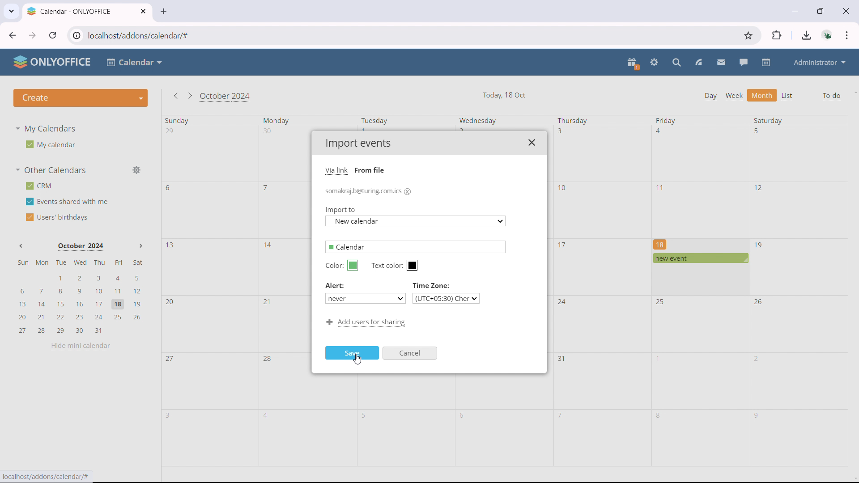 Image resolution: width=859 pixels, height=483 pixels. I want to click on click to go forward, hold to see history, so click(33, 35).